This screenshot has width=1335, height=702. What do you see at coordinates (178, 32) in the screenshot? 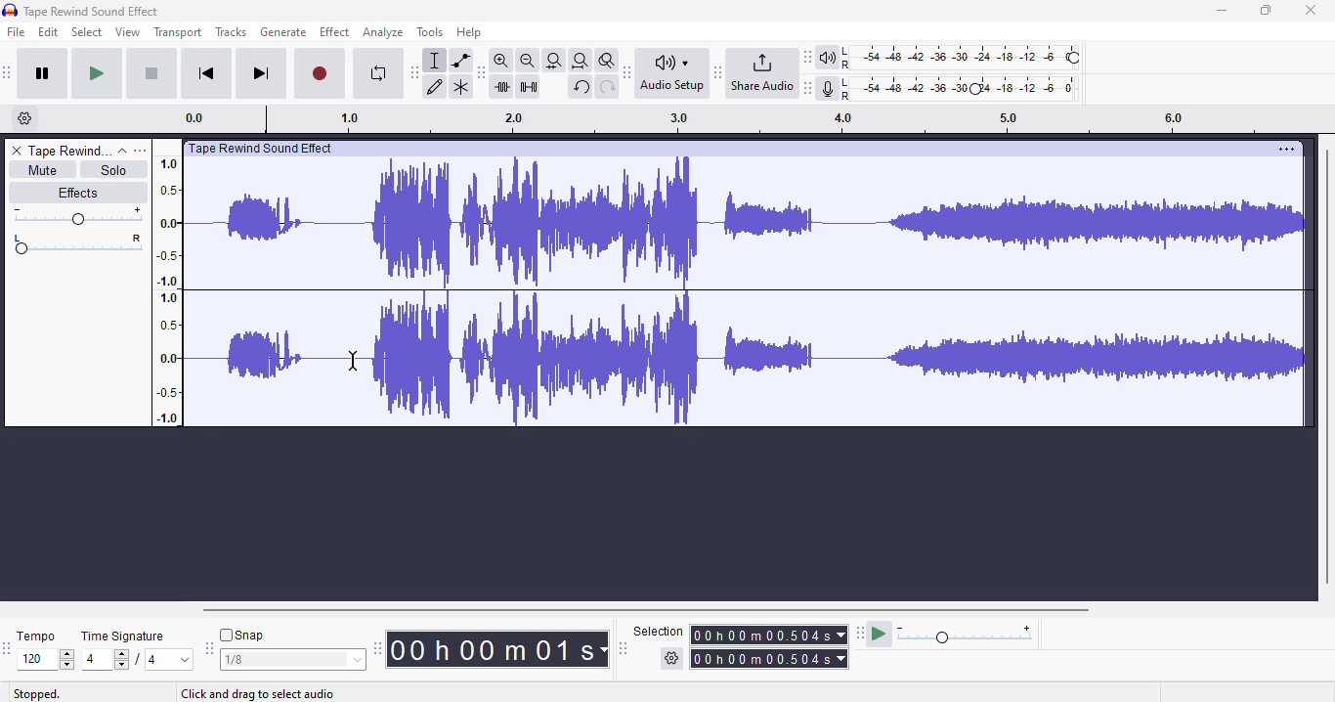
I see `transport` at bounding box center [178, 32].